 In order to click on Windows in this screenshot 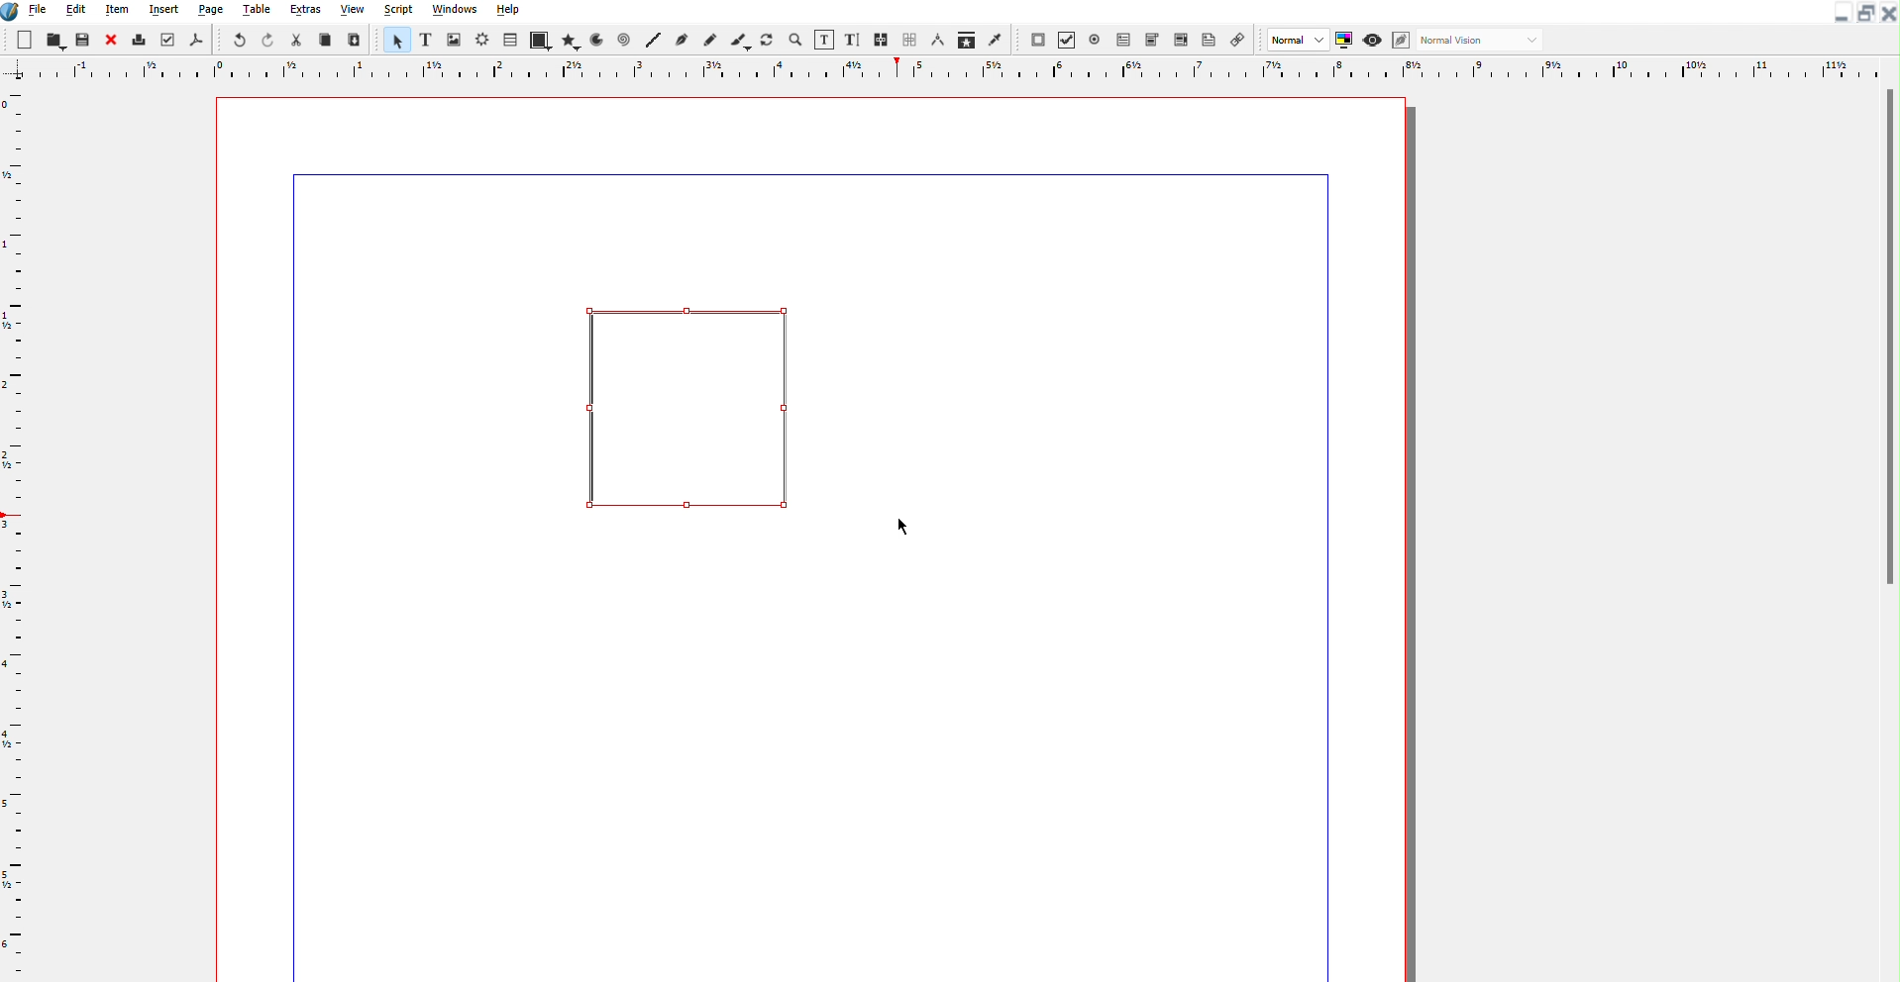, I will do `click(455, 11)`.